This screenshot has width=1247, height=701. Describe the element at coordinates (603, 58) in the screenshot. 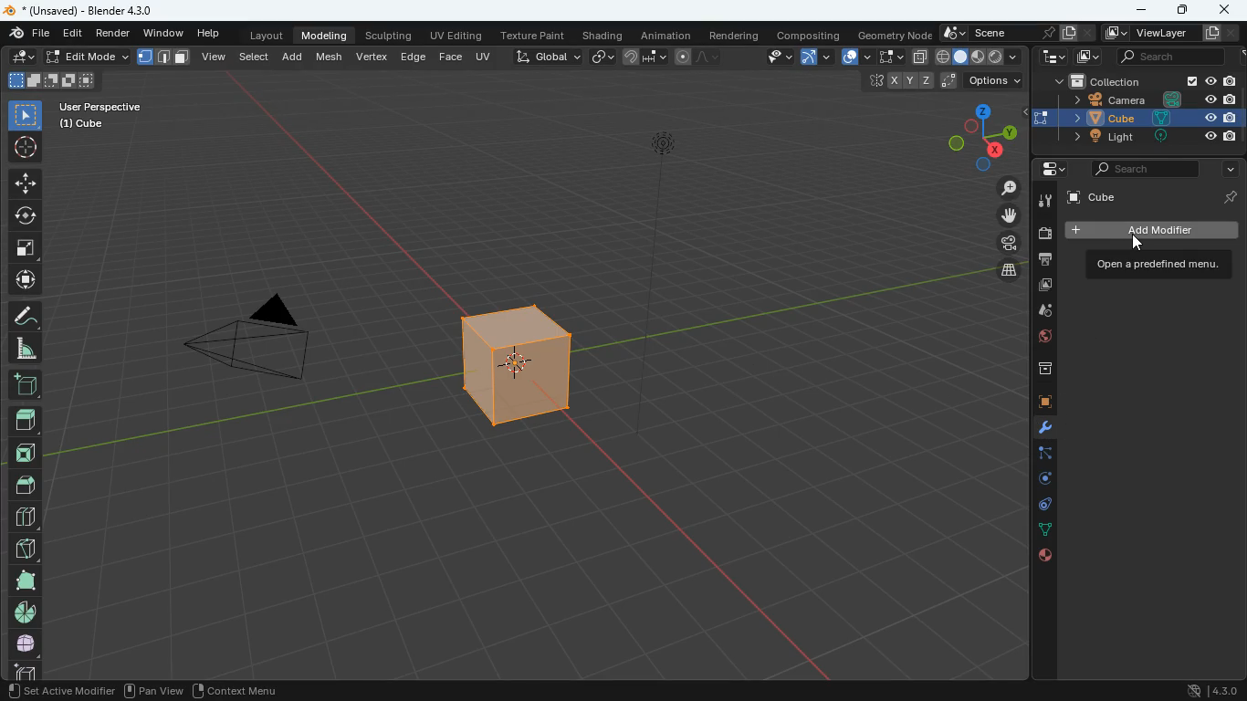

I see `link` at that location.